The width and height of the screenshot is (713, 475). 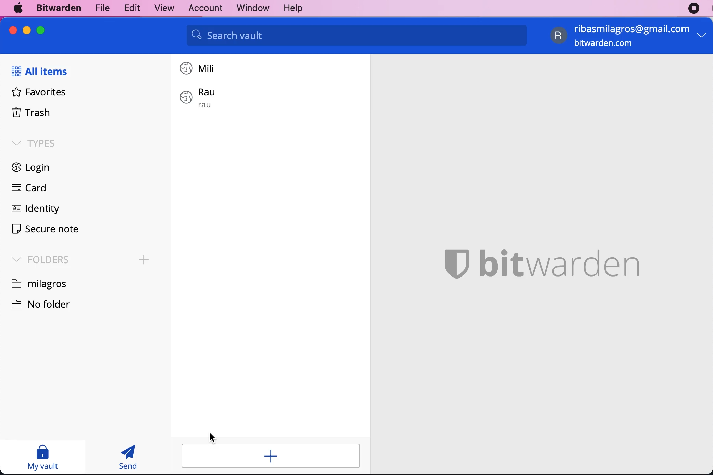 What do you see at coordinates (28, 114) in the screenshot?
I see `trash` at bounding box center [28, 114].